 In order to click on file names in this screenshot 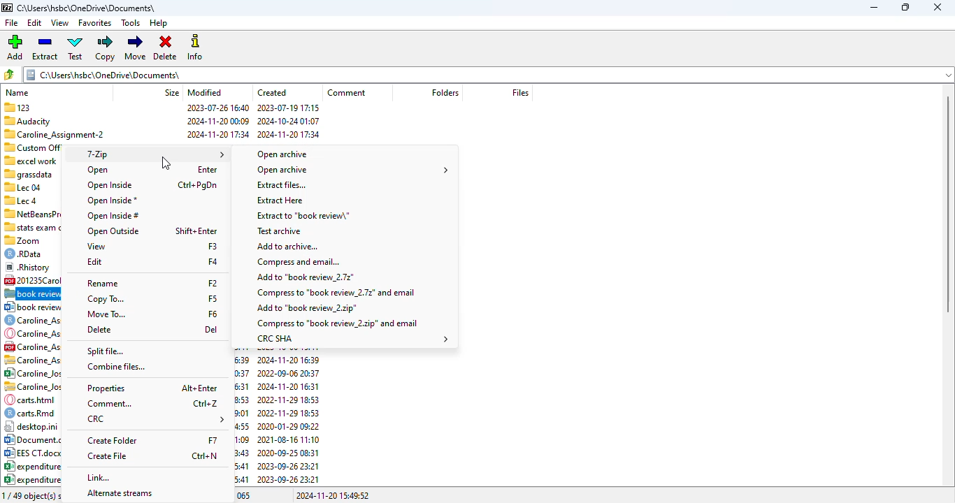, I will do `click(31, 394)`.